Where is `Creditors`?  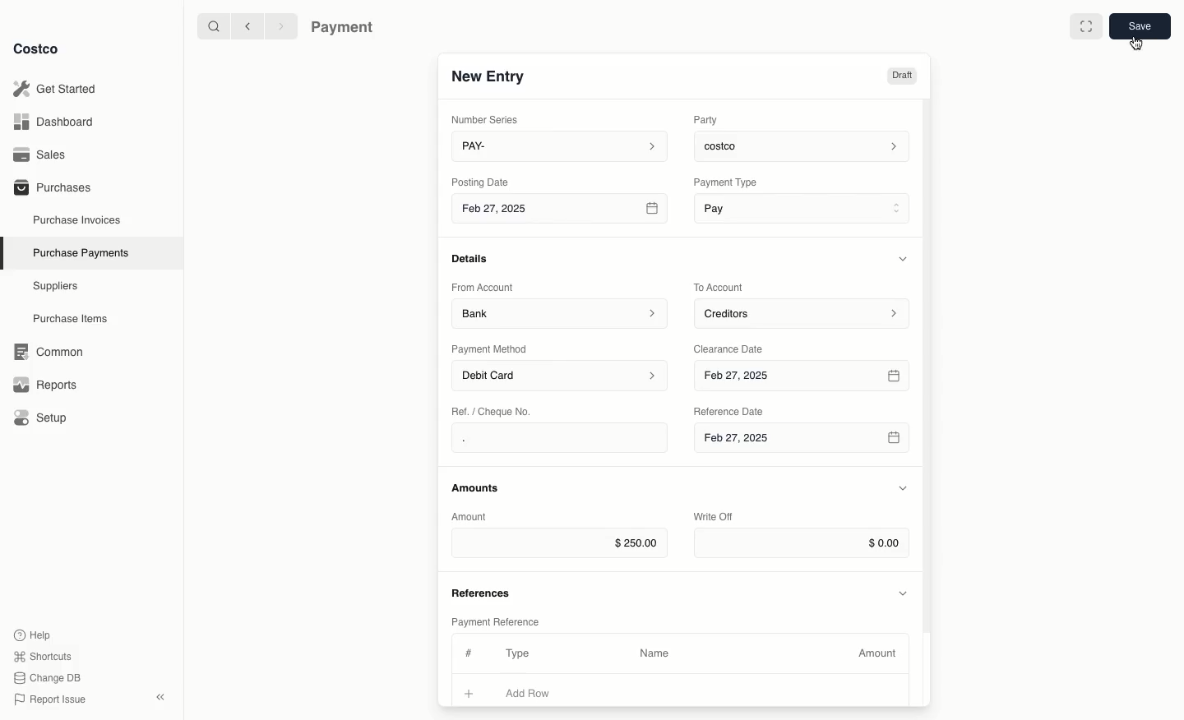
Creditors is located at coordinates (804, 312).